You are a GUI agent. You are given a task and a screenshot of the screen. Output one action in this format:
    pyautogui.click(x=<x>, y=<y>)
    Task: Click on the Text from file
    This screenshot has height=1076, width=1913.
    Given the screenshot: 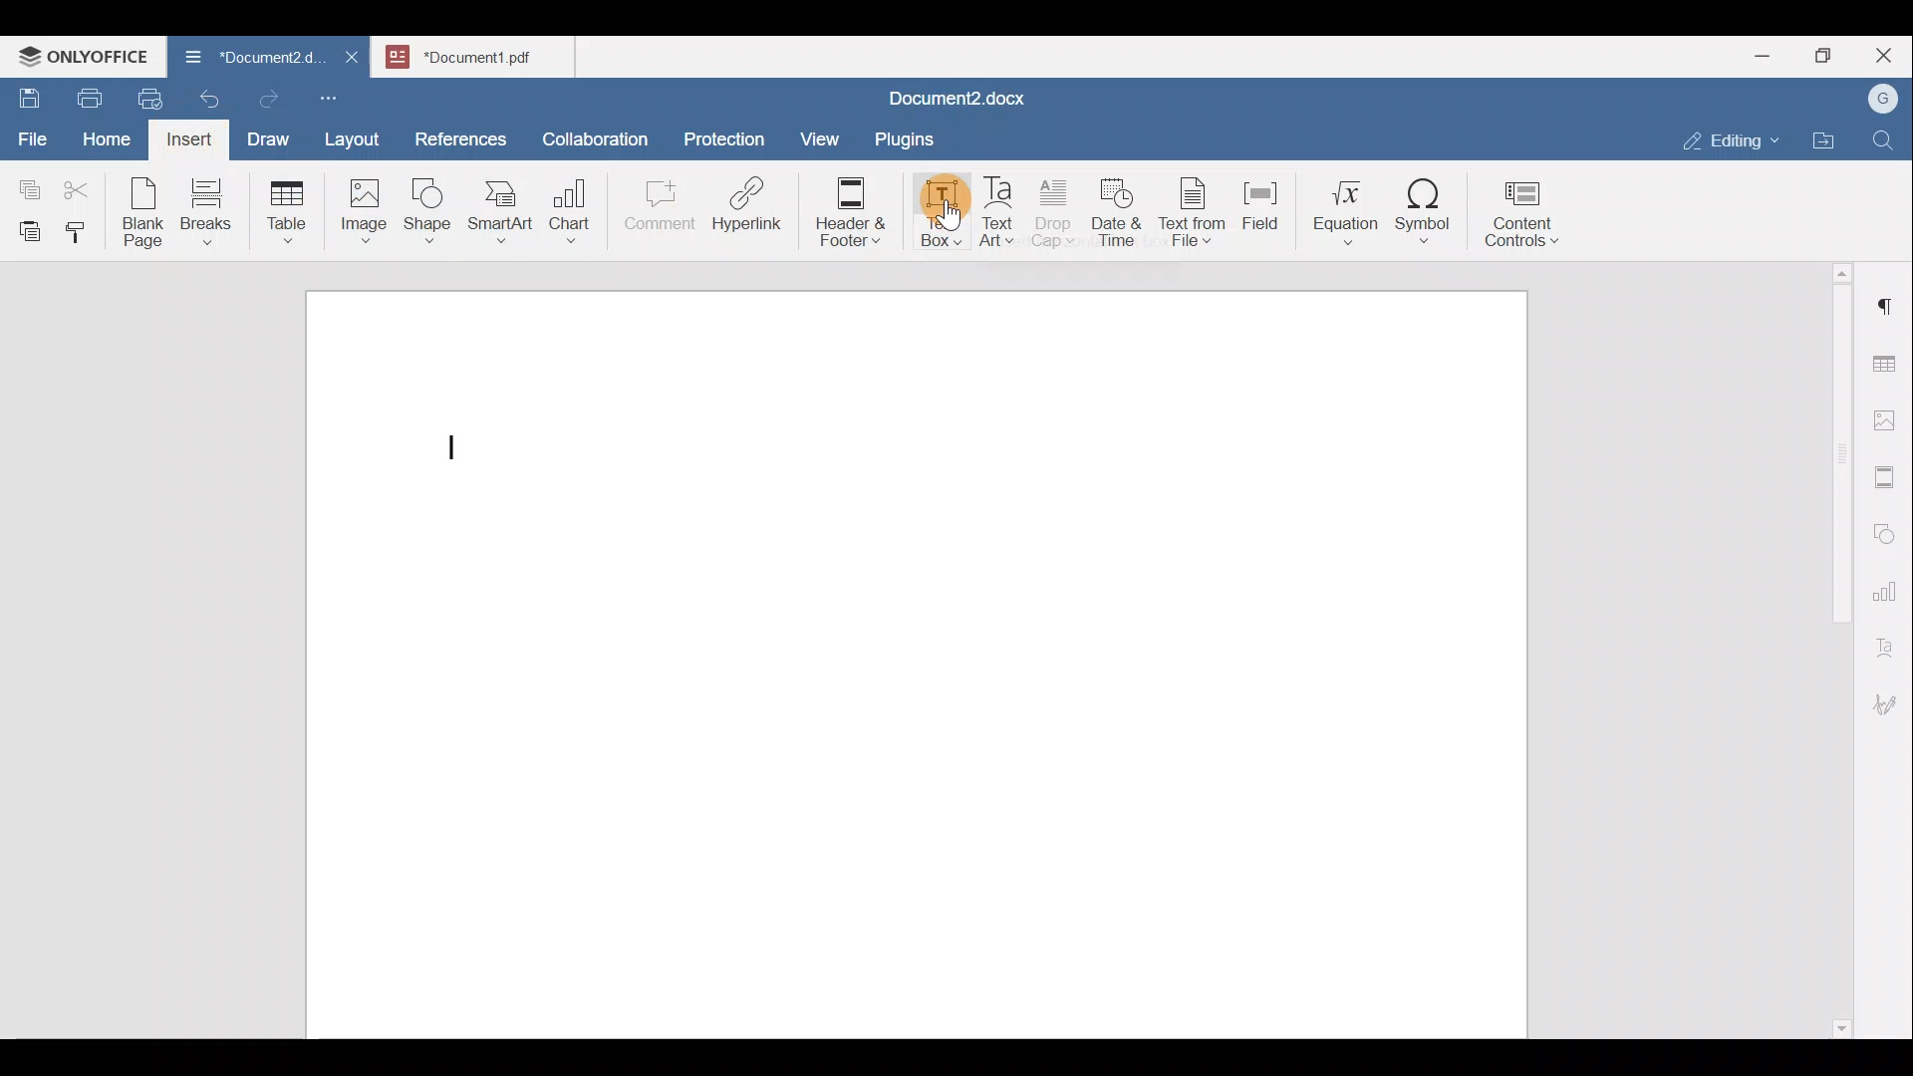 What is the action you would take?
    pyautogui.click(x=1196, y=210)
    